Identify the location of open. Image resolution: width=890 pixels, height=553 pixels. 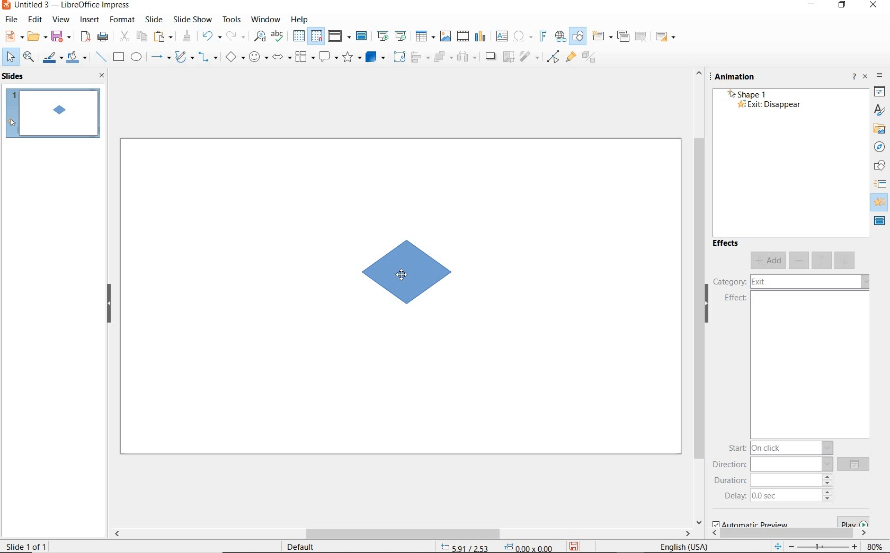
(36, 37).